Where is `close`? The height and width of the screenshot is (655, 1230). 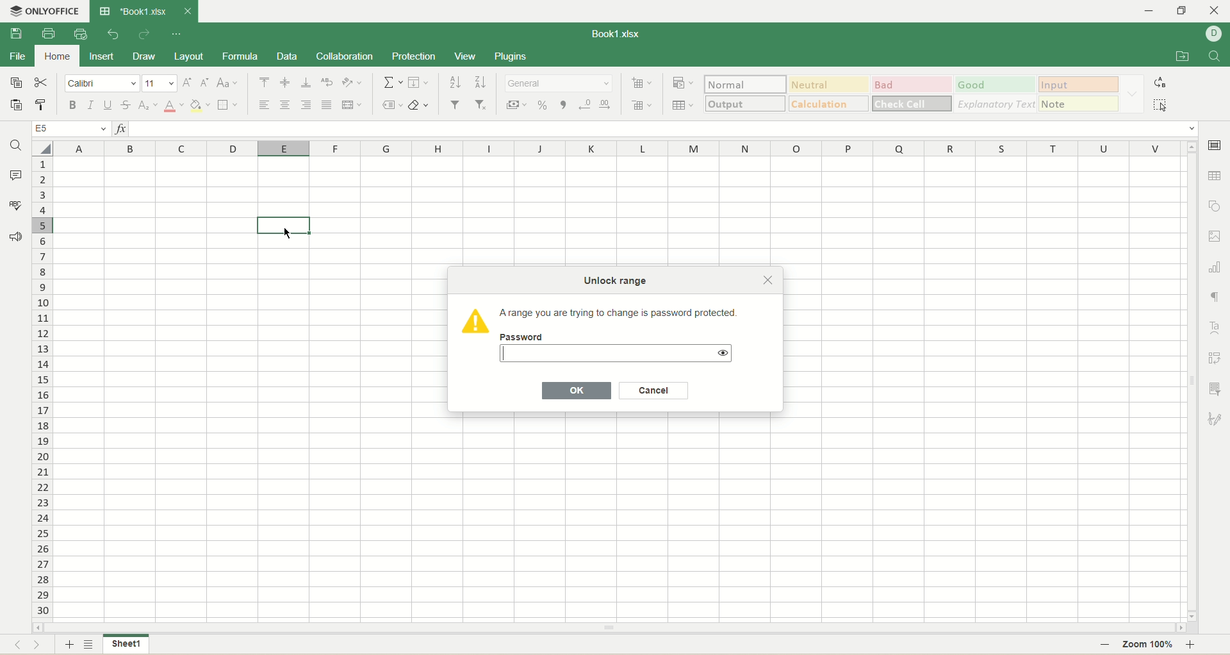
close is located at coordinates (186, 12).